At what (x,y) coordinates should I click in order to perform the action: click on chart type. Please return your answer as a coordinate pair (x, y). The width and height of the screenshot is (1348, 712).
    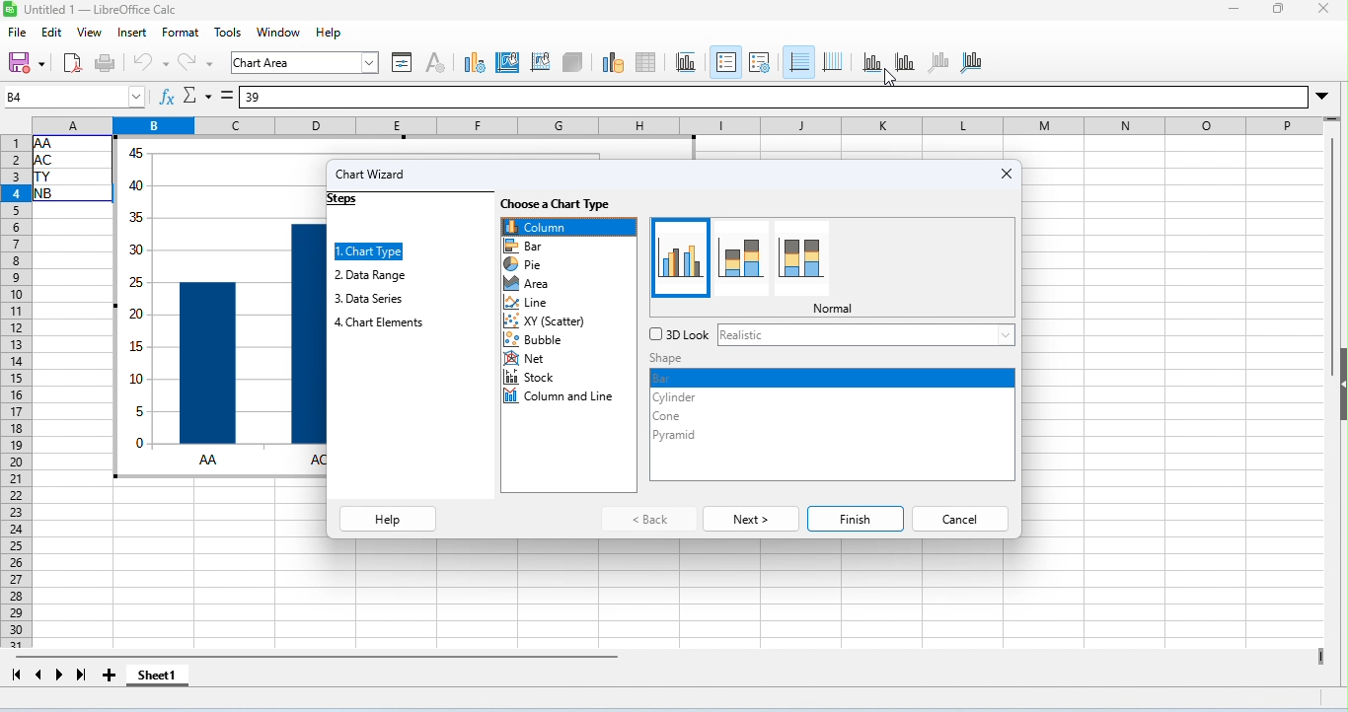
    Looking at the image, I should click on (372, 252).